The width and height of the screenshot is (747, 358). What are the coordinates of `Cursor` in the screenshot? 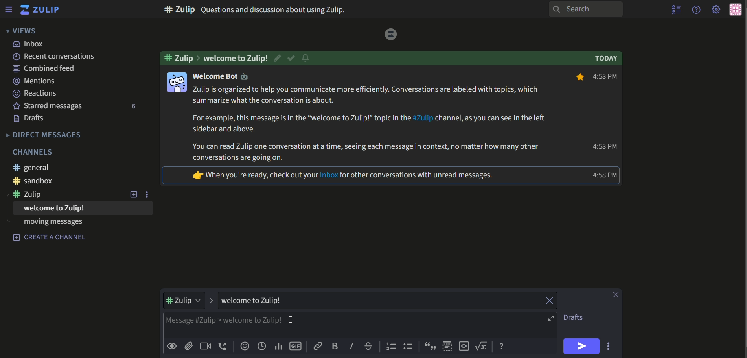 It's located at (293, 320).